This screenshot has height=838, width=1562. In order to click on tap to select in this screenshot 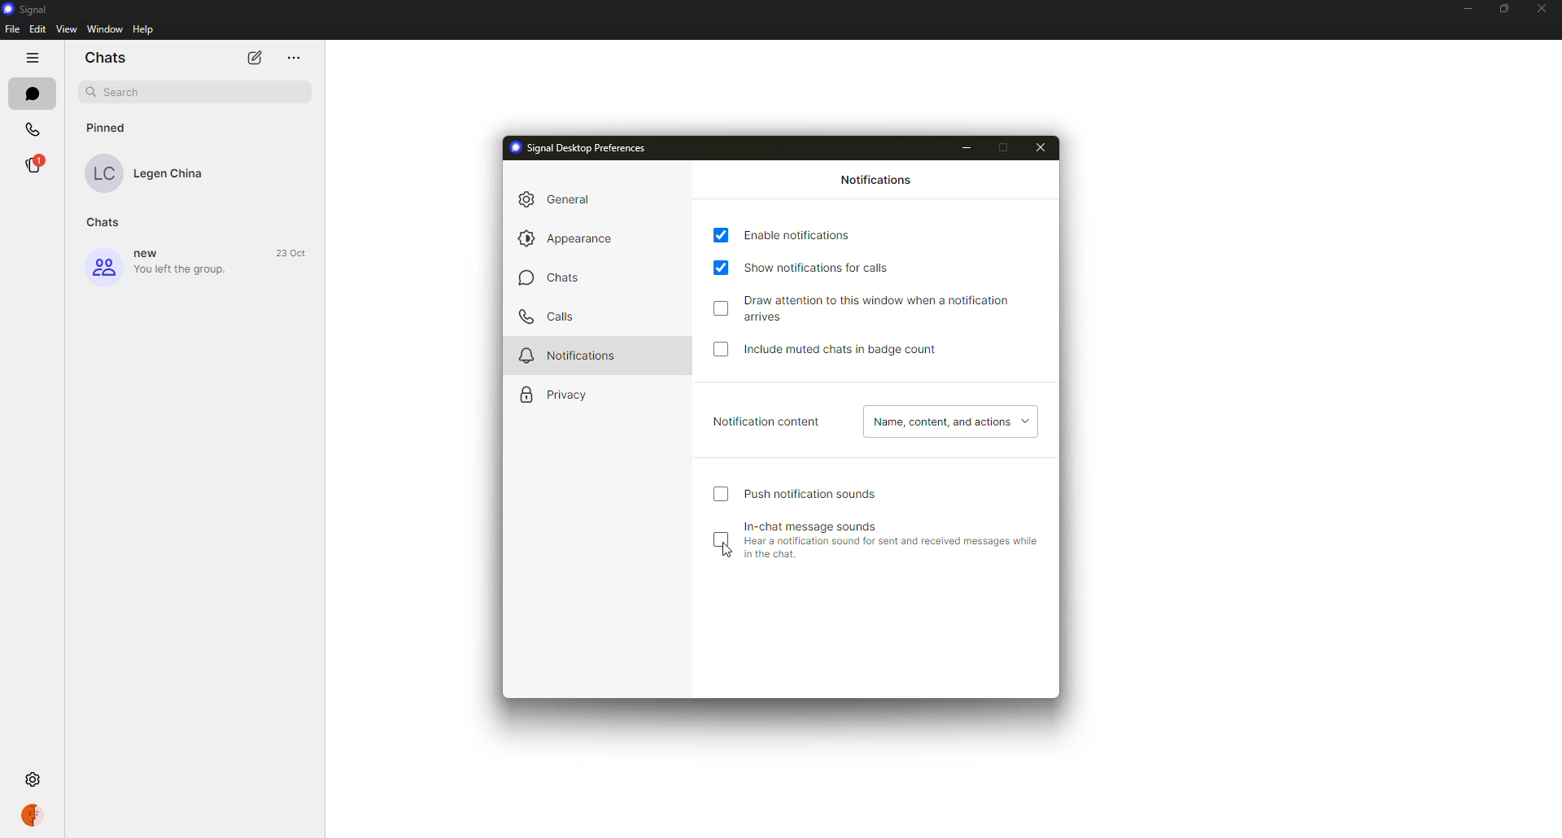, I will do `click(720, 494)`.